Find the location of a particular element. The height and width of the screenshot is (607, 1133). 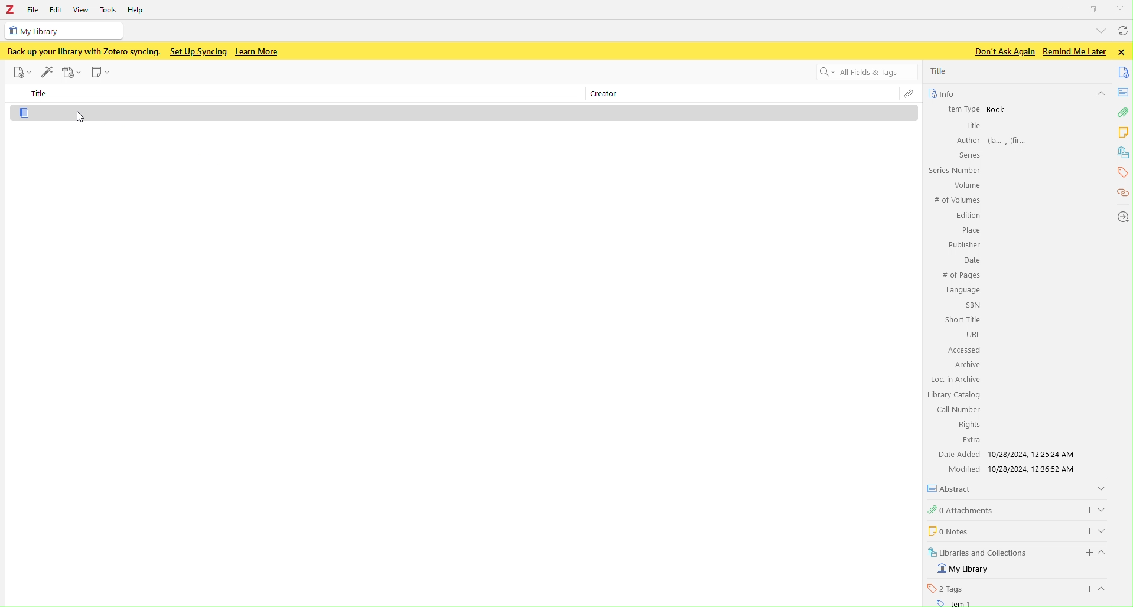

# of Pages is located at coordinates (961, 276).